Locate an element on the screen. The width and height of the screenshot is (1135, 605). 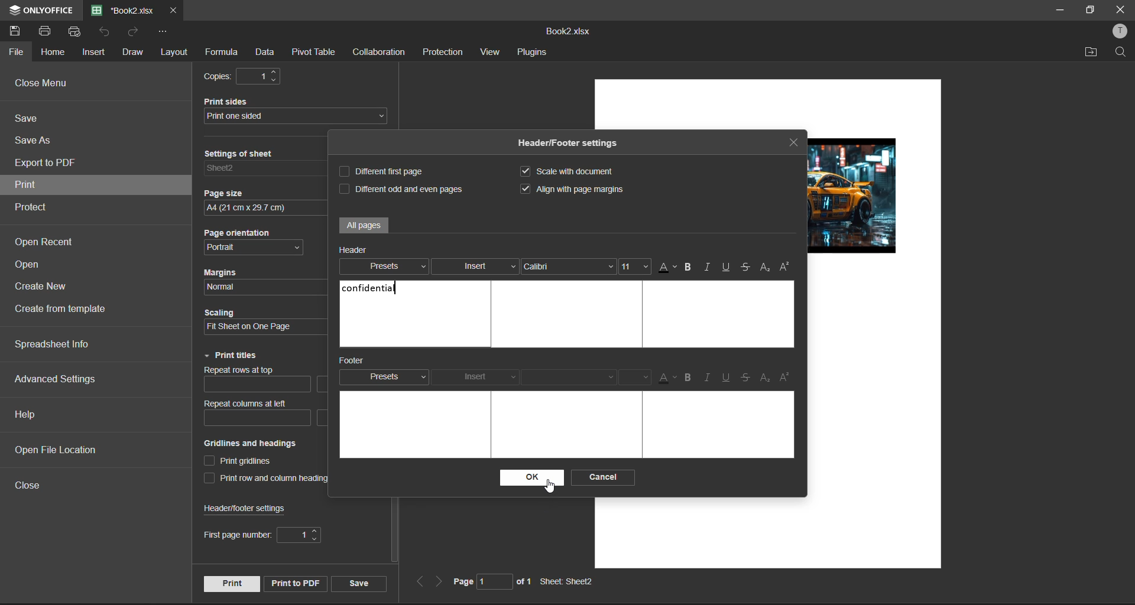
all pages is located at coordinates (364, 225).